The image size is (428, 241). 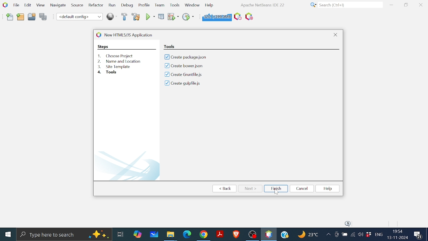 I want to click on steps, so click(x=103, y=47).